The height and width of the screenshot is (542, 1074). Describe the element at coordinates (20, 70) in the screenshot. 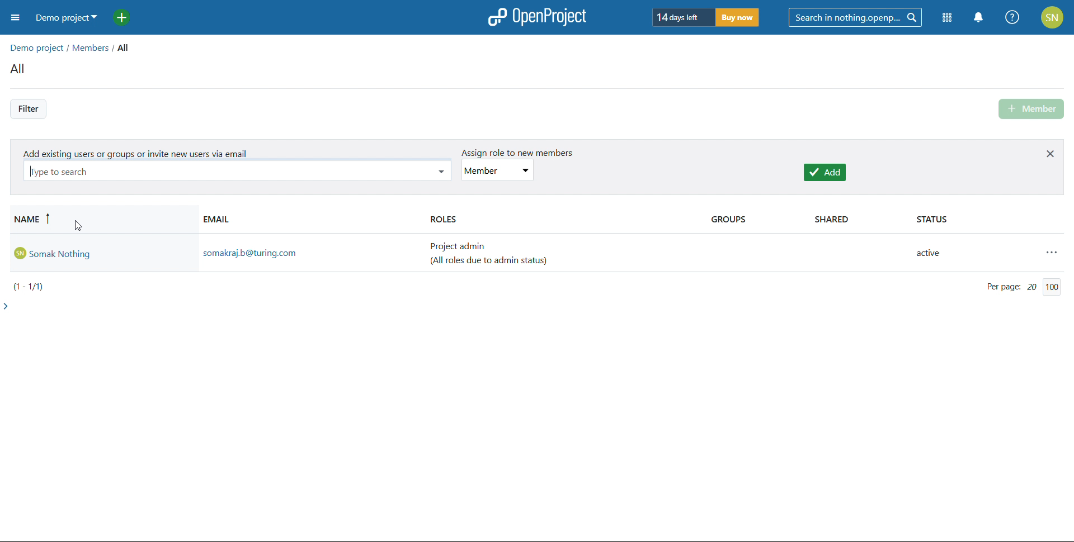

I see `all` at that location.